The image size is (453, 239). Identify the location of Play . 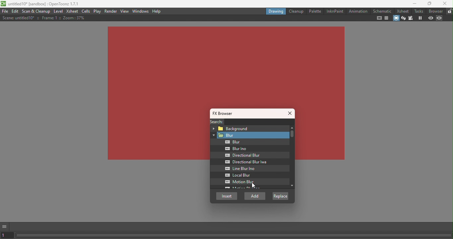
(98, 11).